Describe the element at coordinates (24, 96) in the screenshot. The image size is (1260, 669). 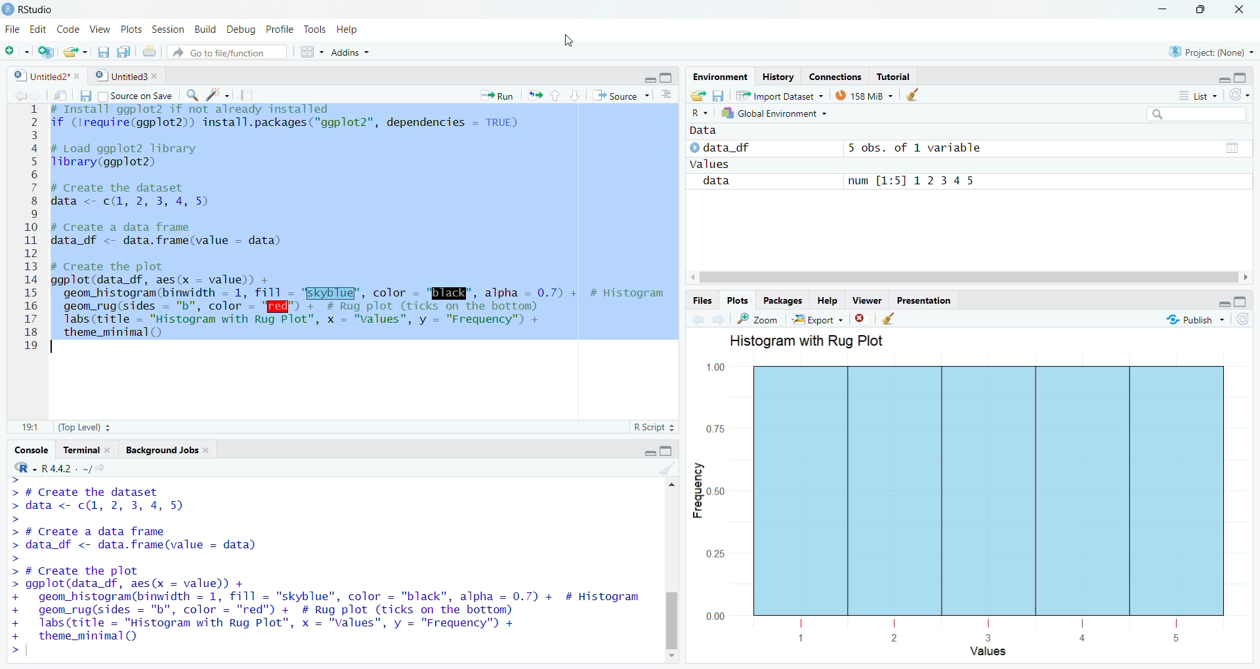
I see `forward/backward` at that location.